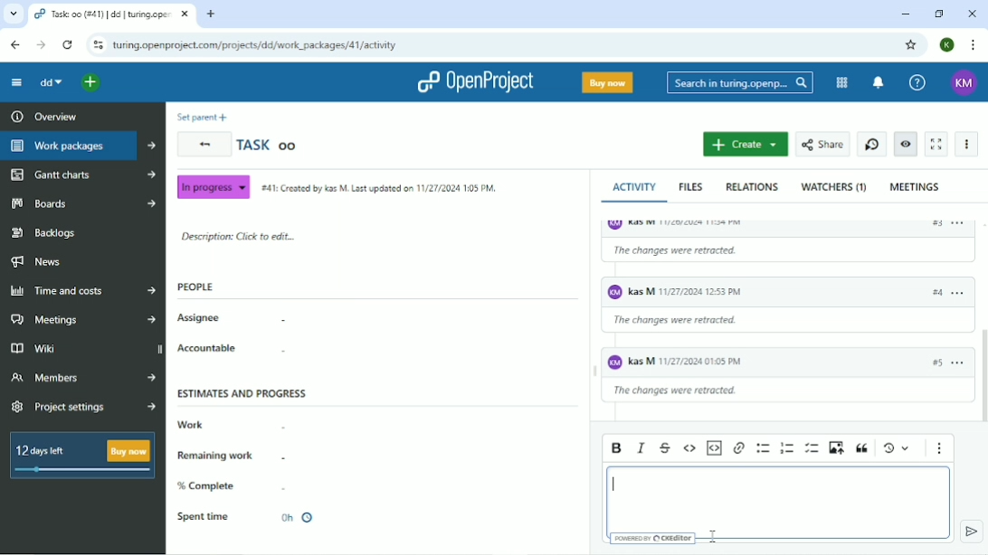  I want to click on #2, so click(935, 227).